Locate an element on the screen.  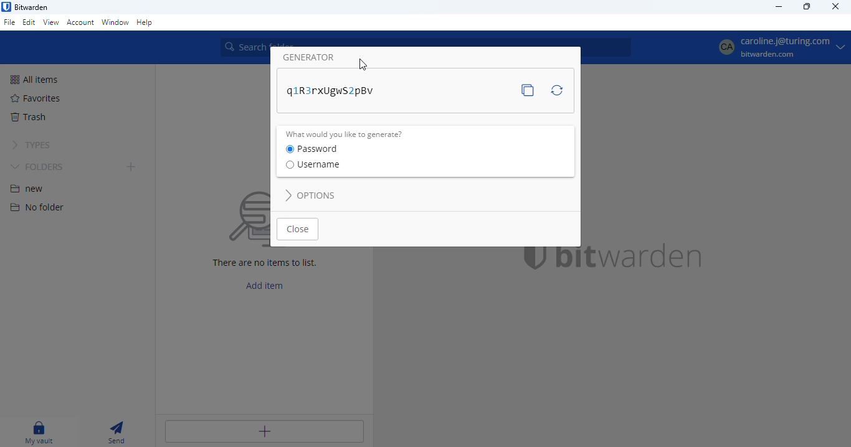
maximize is located at coordinates (807, 6).